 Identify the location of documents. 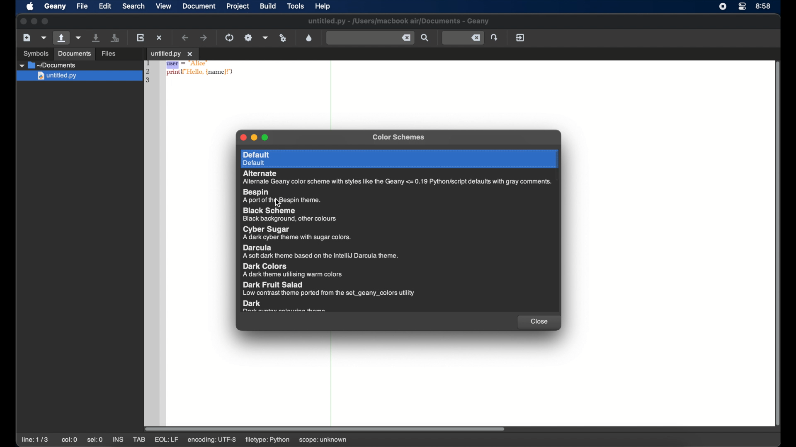
(48, 65).